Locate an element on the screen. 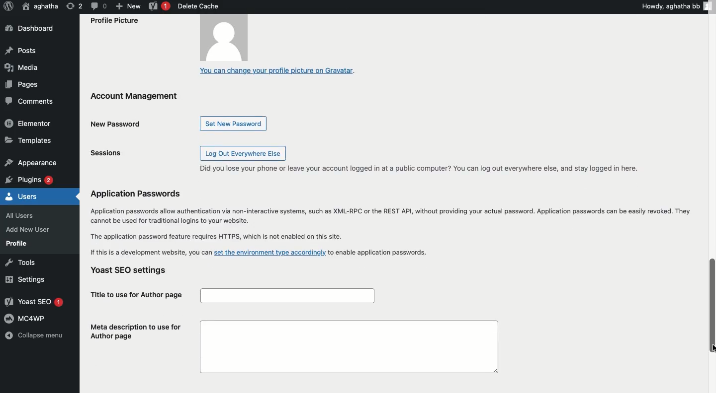 The width and height of the screenshot is (716, 393). Dashboard is located at coordinates (34, 29).